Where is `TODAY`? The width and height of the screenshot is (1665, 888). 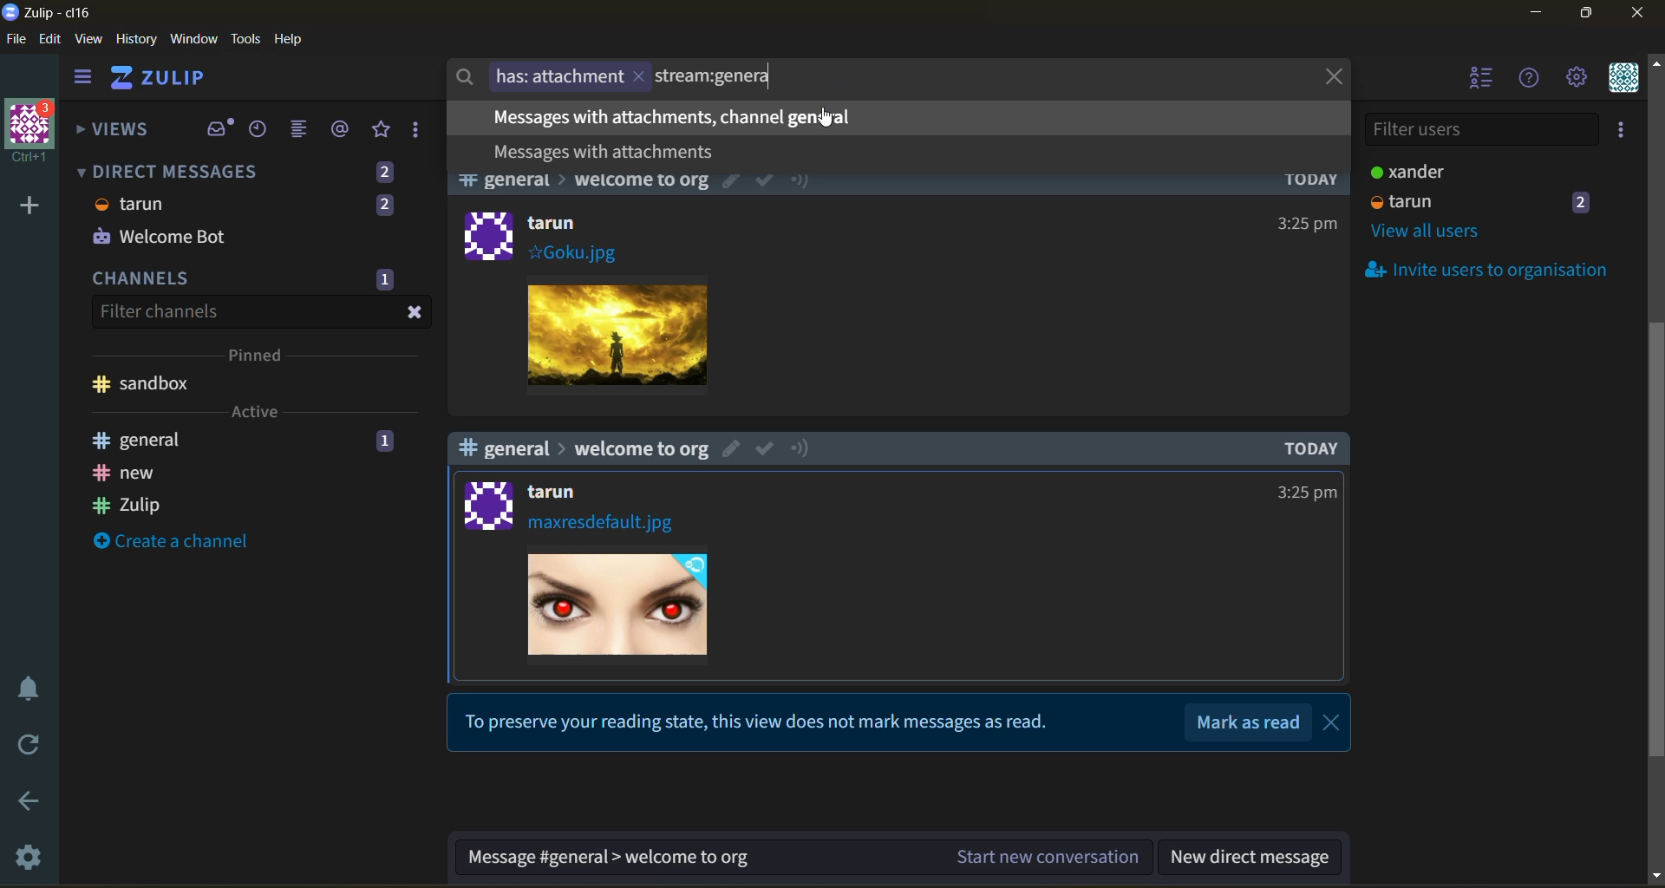 TODAY is located at coordinates (1313, 132).